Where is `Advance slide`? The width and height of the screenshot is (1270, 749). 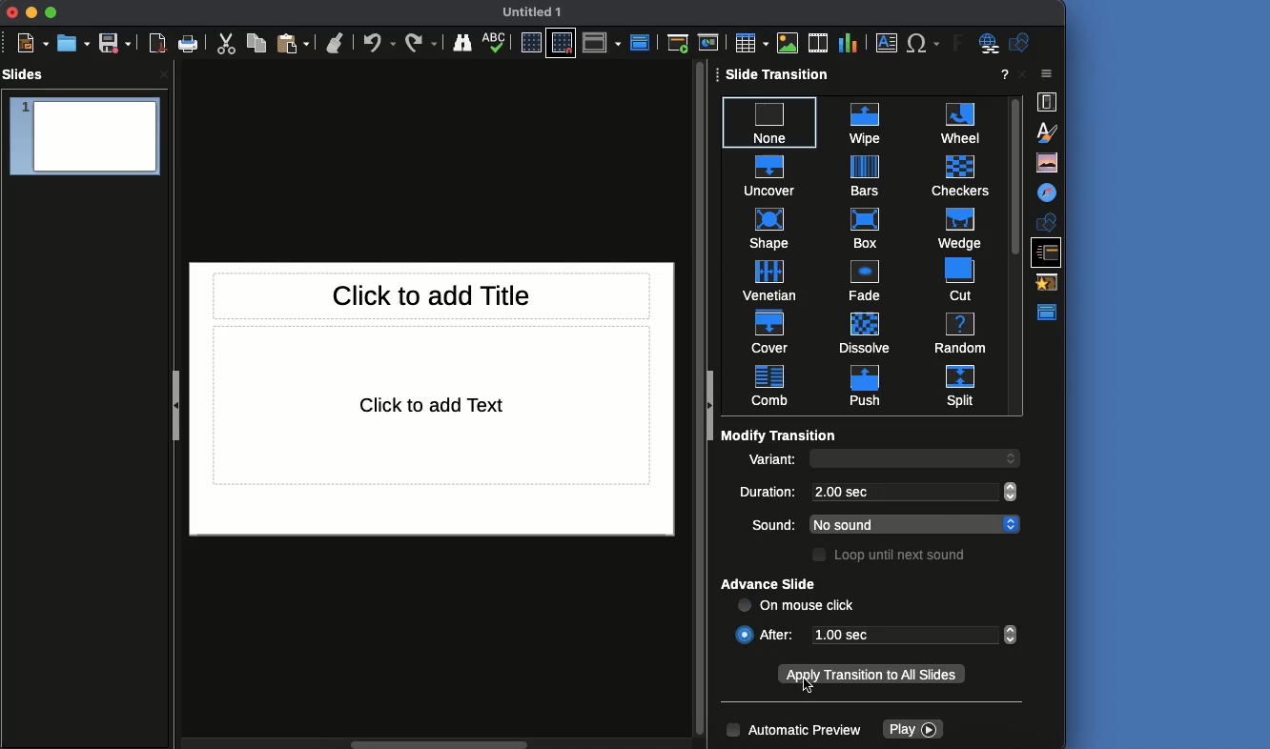 Advance slide is located at coordinates (771, 585).